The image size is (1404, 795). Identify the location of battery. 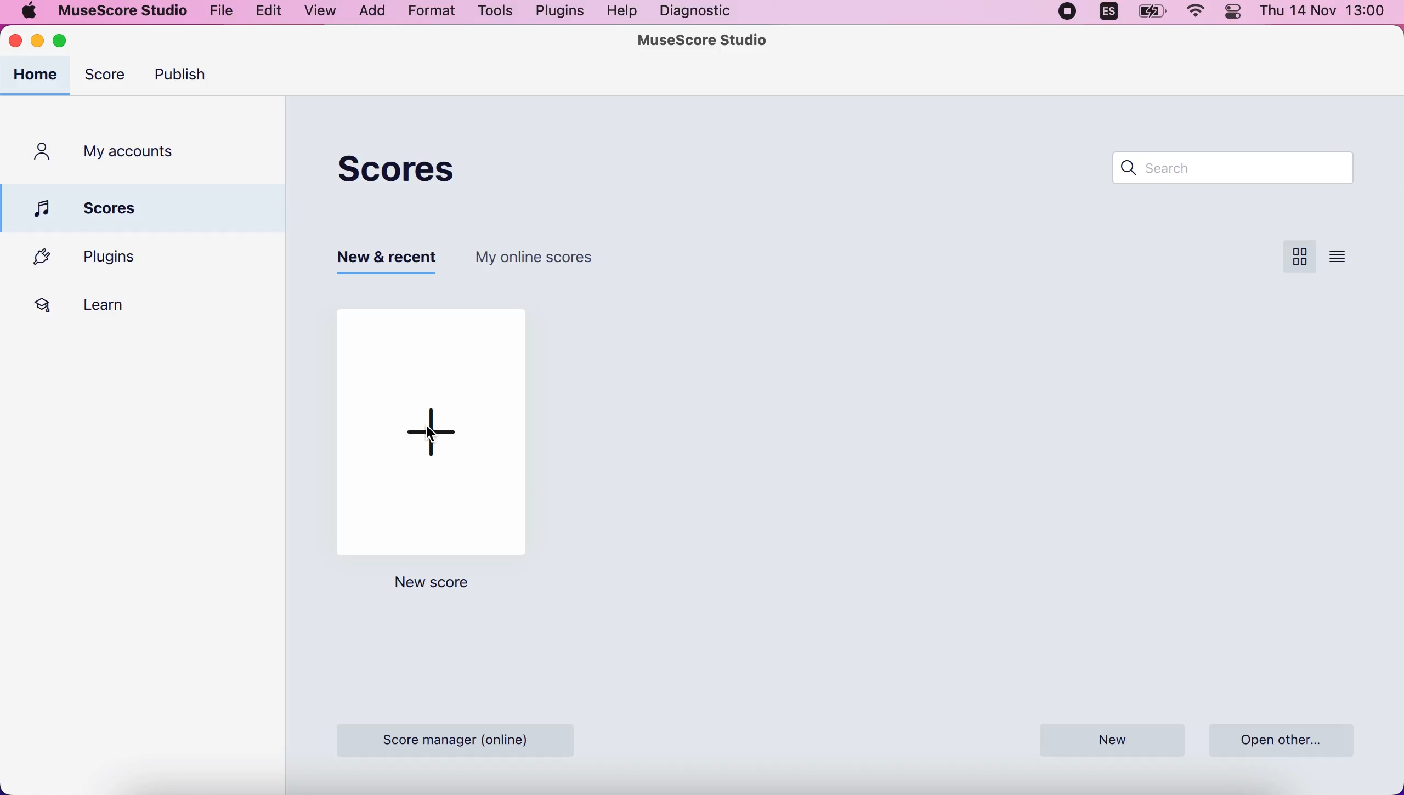
(1152, 15).